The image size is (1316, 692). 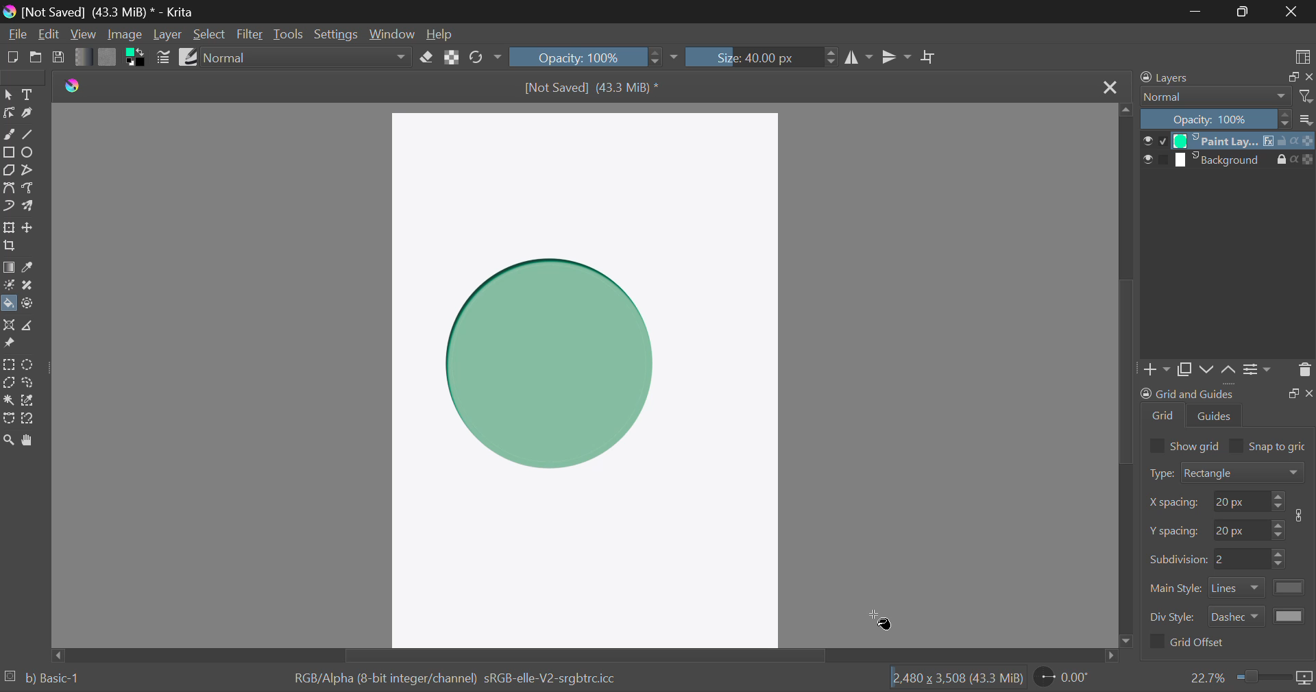 I want to click on Show grid, so click(x=1184, y=445).